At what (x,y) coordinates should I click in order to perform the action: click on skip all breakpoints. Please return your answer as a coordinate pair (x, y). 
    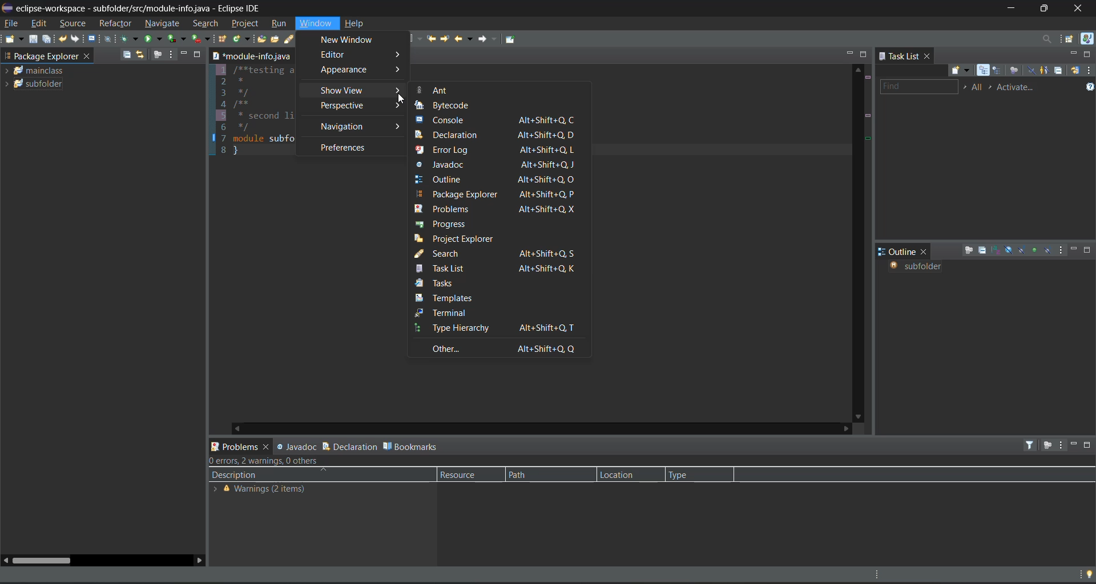
    Looking at the image, I should click on (108, 39).